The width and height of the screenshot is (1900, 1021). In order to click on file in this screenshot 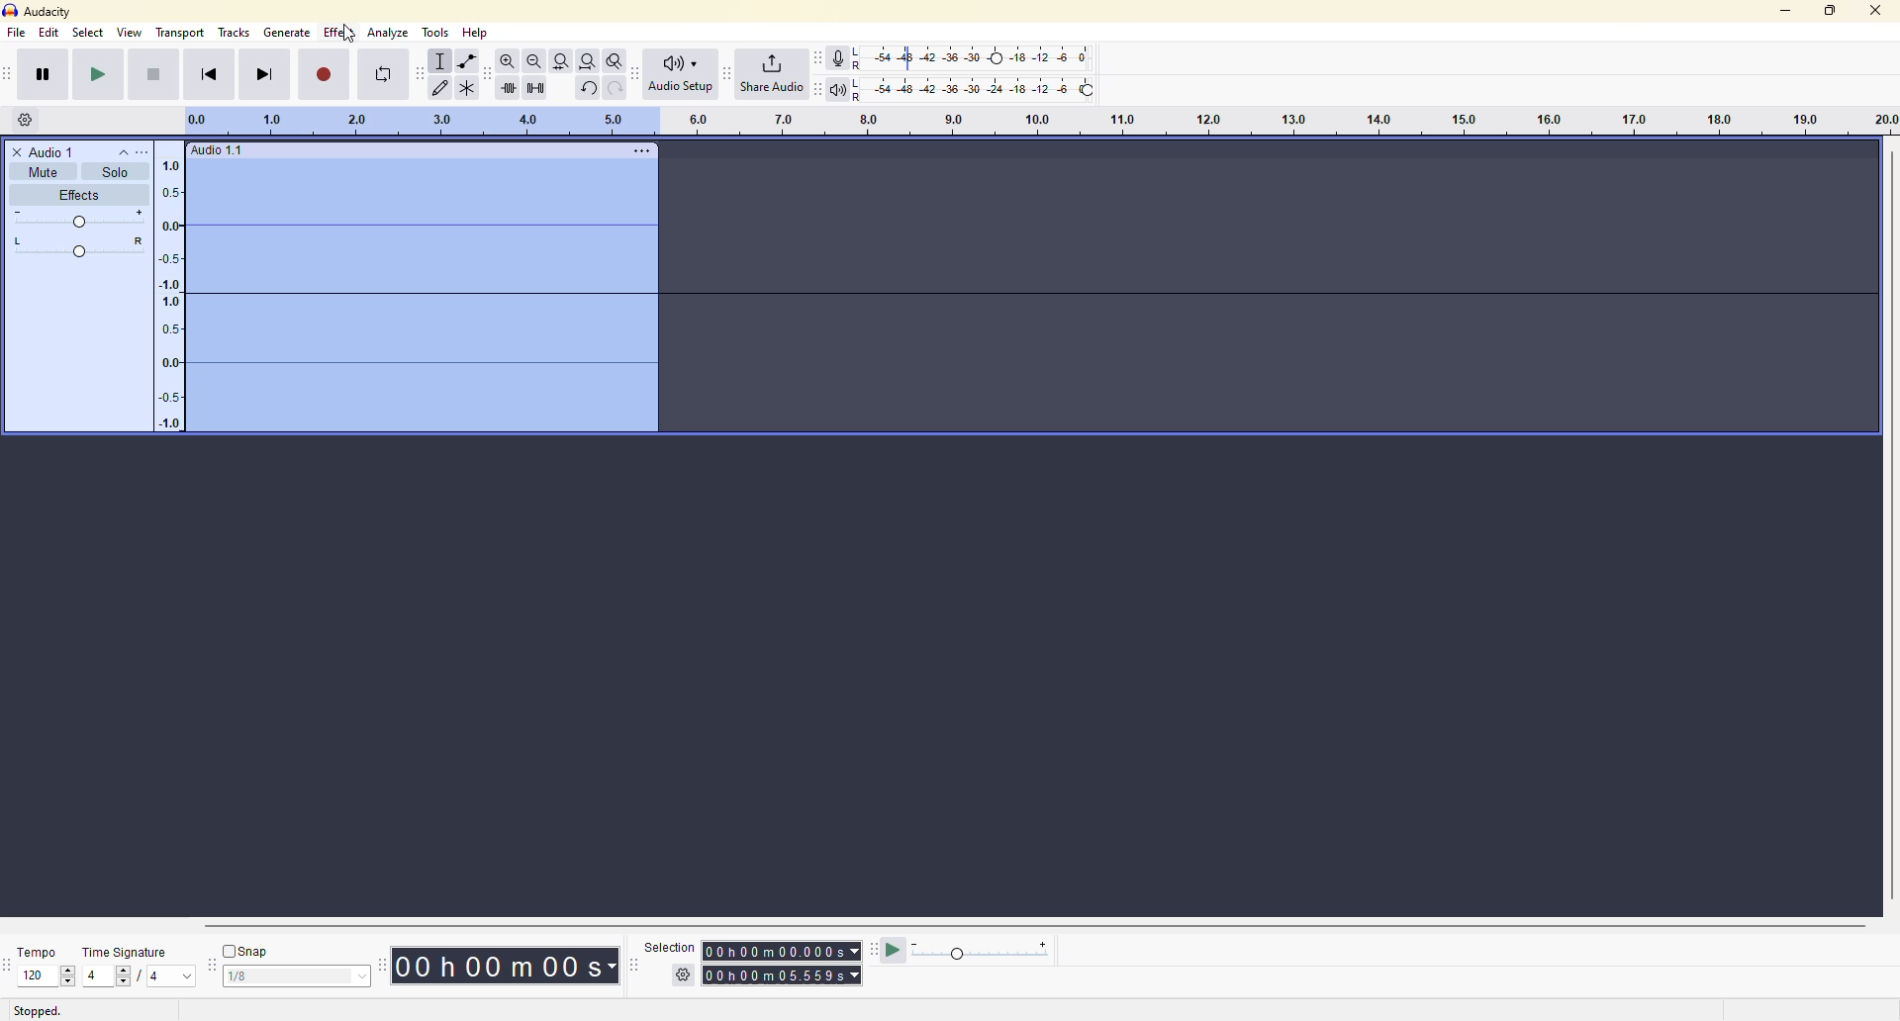, I will do `click(16, 33)`.